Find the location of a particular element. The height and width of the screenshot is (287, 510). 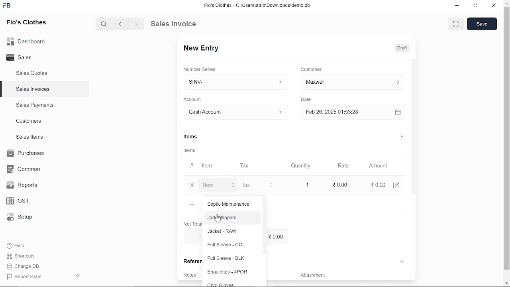

New Entry is located at coordinates (208, 48).